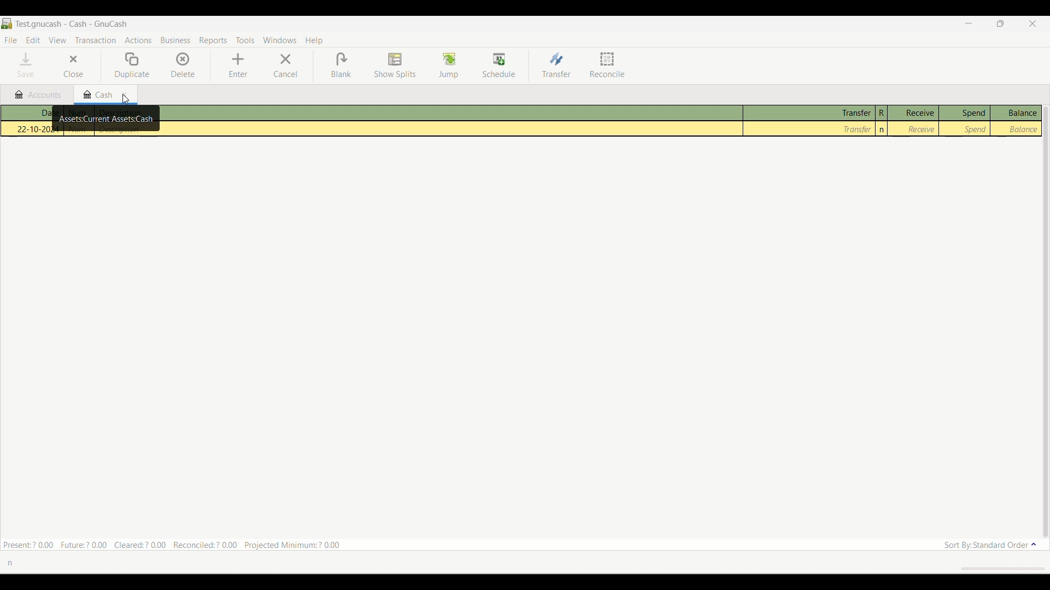 Image resolution: width=1050 pixels, height=590 pixels. What do you see at coordinates (7, 23) in the screenshot?
I see `Software logo` at bounding box center [7, 23].